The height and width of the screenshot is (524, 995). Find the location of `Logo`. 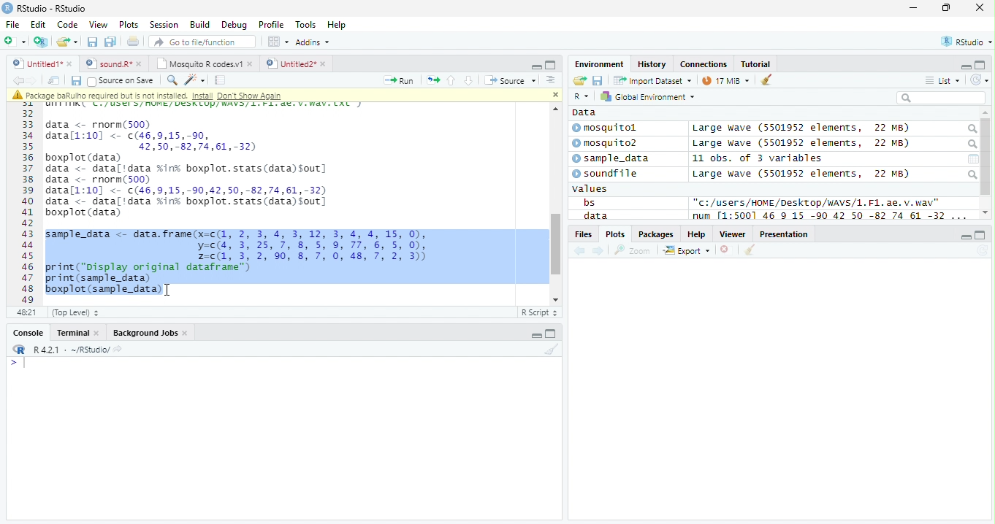

Logo is located at coordinates (8, 8).